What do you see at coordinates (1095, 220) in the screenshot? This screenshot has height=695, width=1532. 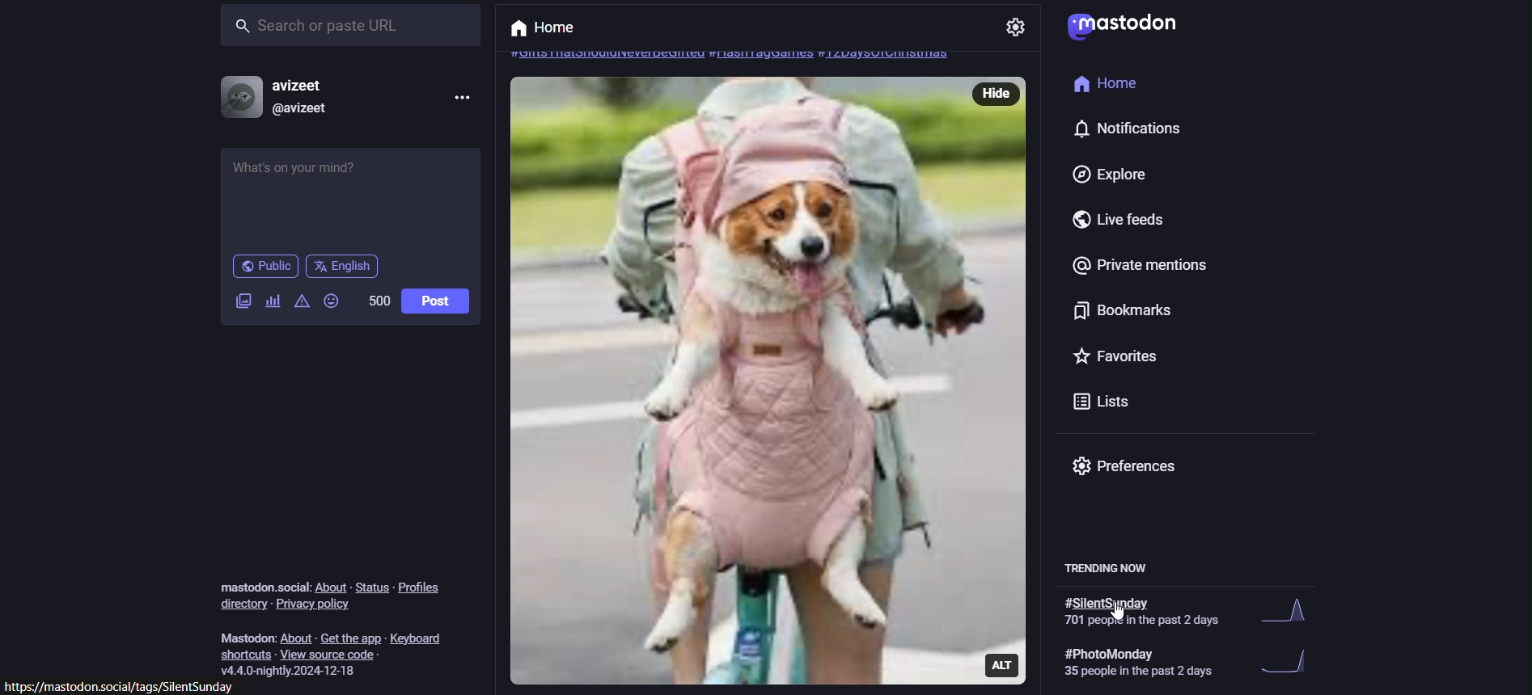 I see `Live feeds` at bounding box center [1095, 220].